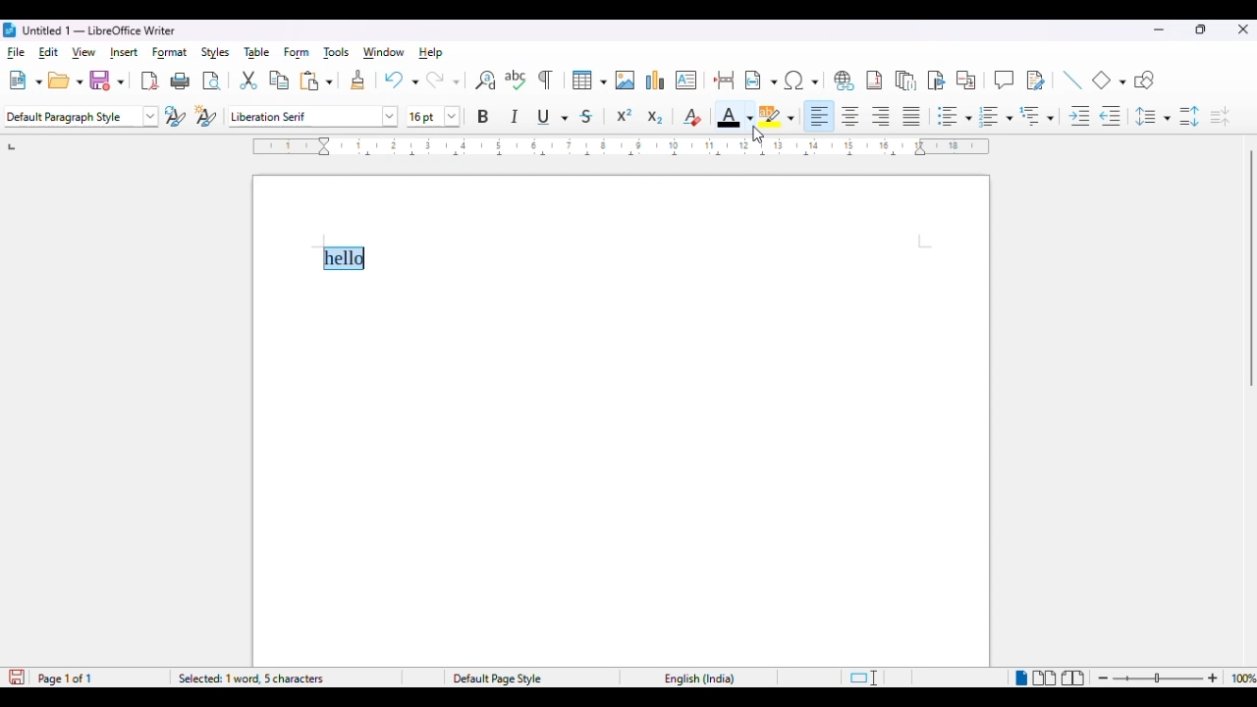  What do you see at coordinates (515, 115) in the screenshot?
I see `italic` at bounding box center [515, 115].